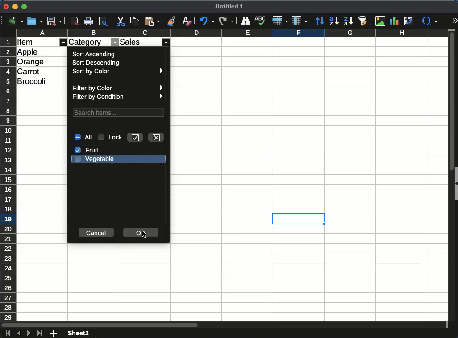 The width and height of the screenshot is (458, 338). Describe the element at coordinates (15, 7) in the screenshot. I see `minimize` at that location.